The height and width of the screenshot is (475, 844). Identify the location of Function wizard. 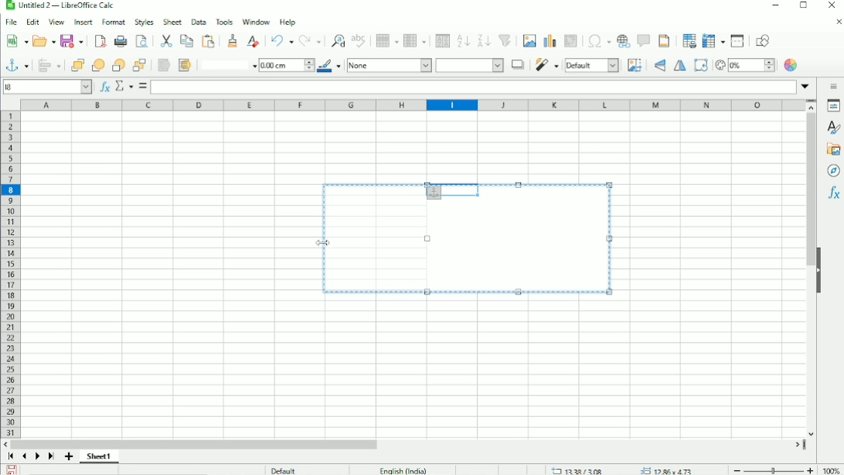
(103, 87).